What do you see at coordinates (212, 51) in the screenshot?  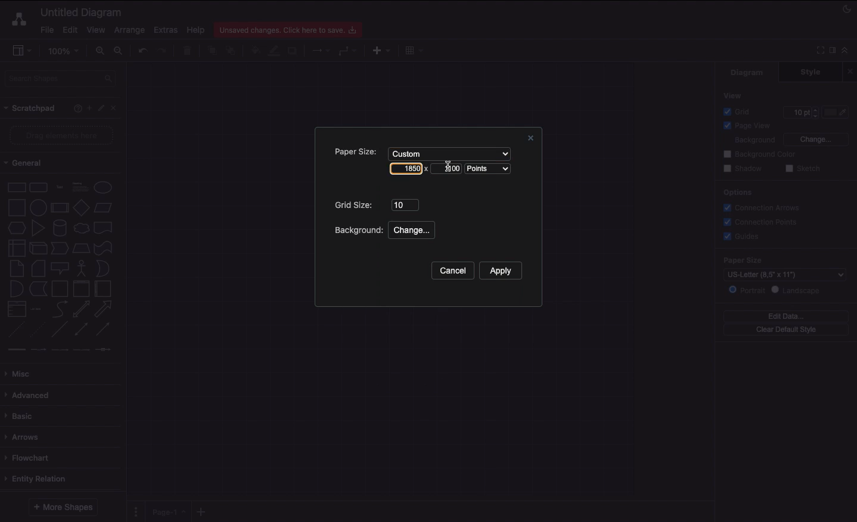 I see `To front` at bounding box center [212, 51].